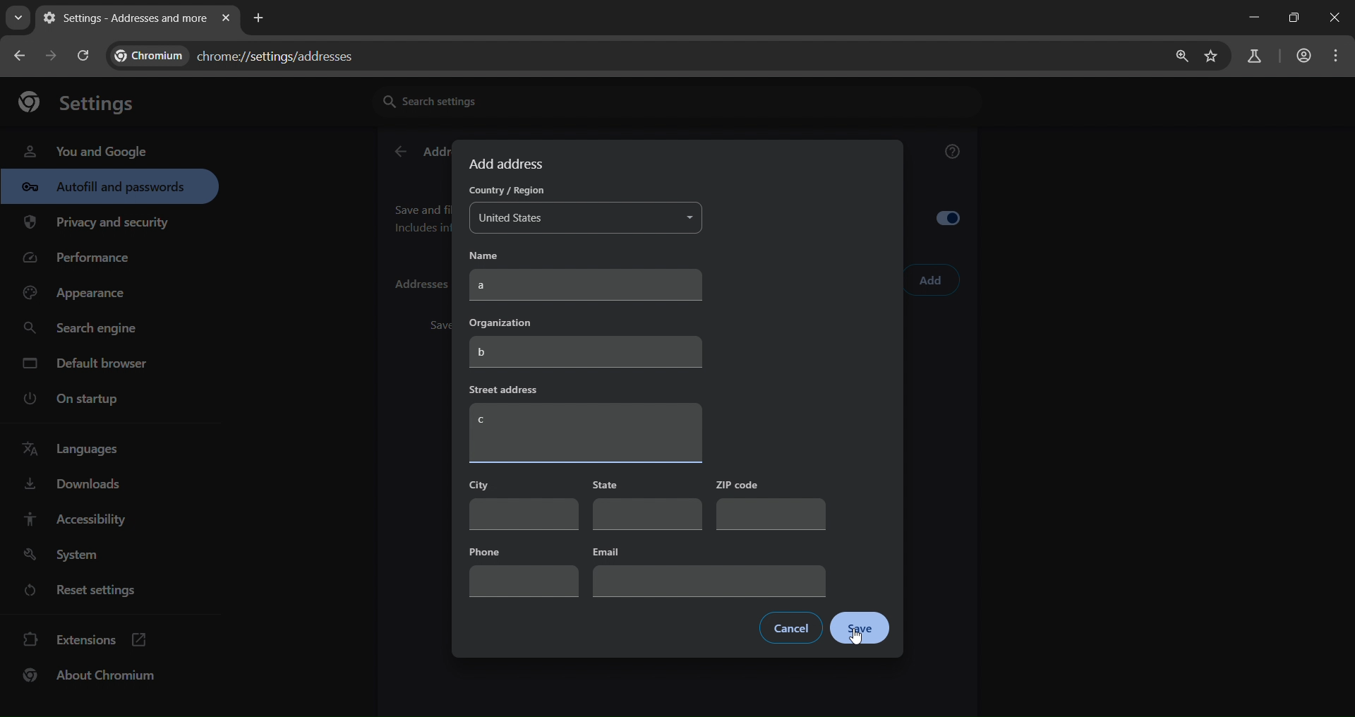  What do you see at coordinates (1251, 18) in the screenshot?
I see `minimize` at bounding box center [1251, 18].